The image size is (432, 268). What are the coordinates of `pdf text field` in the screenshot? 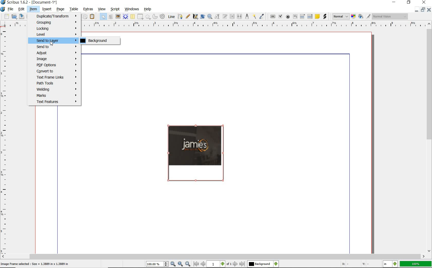 It's located at (295, 16).